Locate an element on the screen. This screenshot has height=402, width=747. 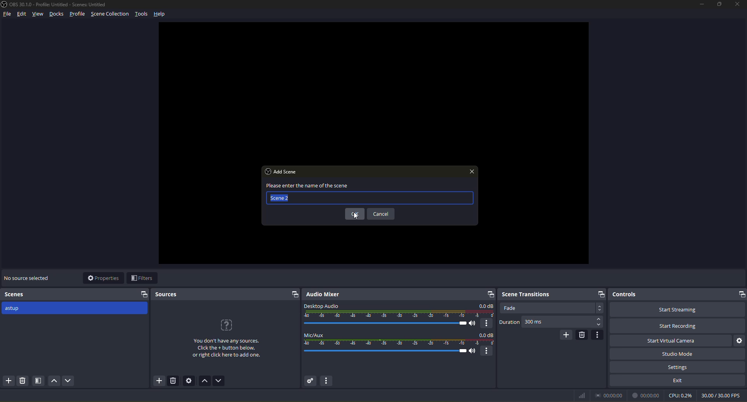
no source selected is located at coordinates (28, 277).